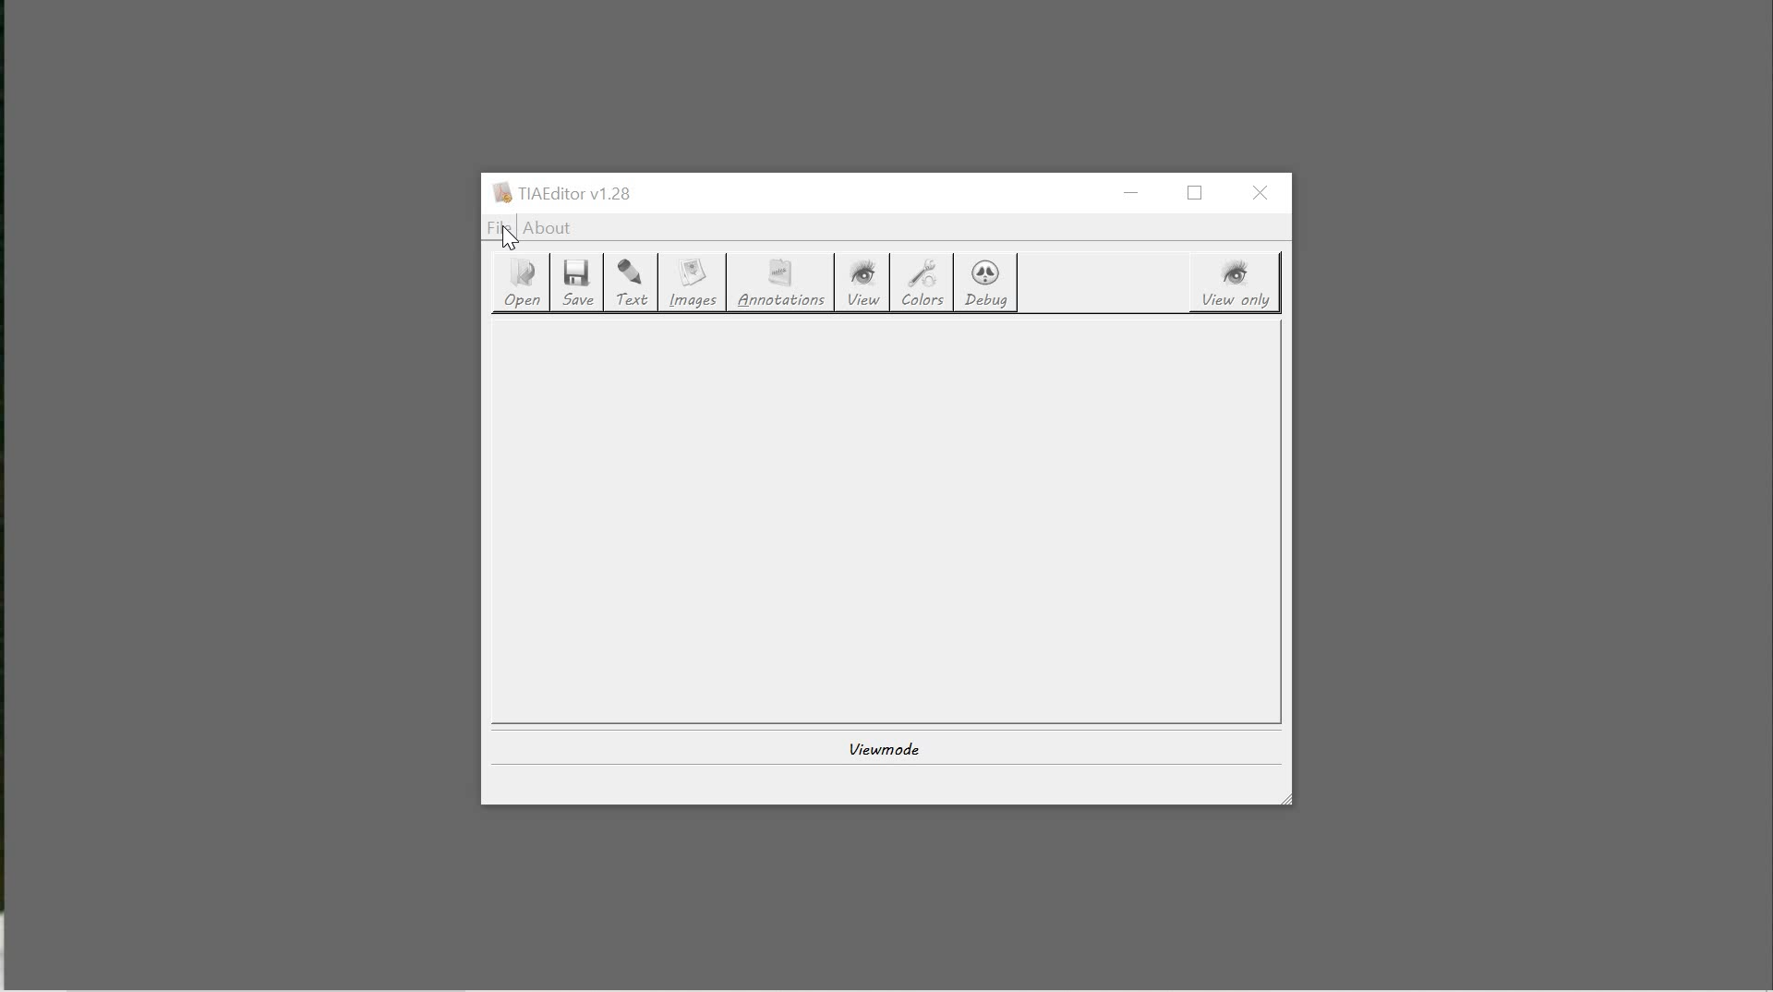 This screenshot has height=992, width=1773. I want to click on about, so click(549, 229).